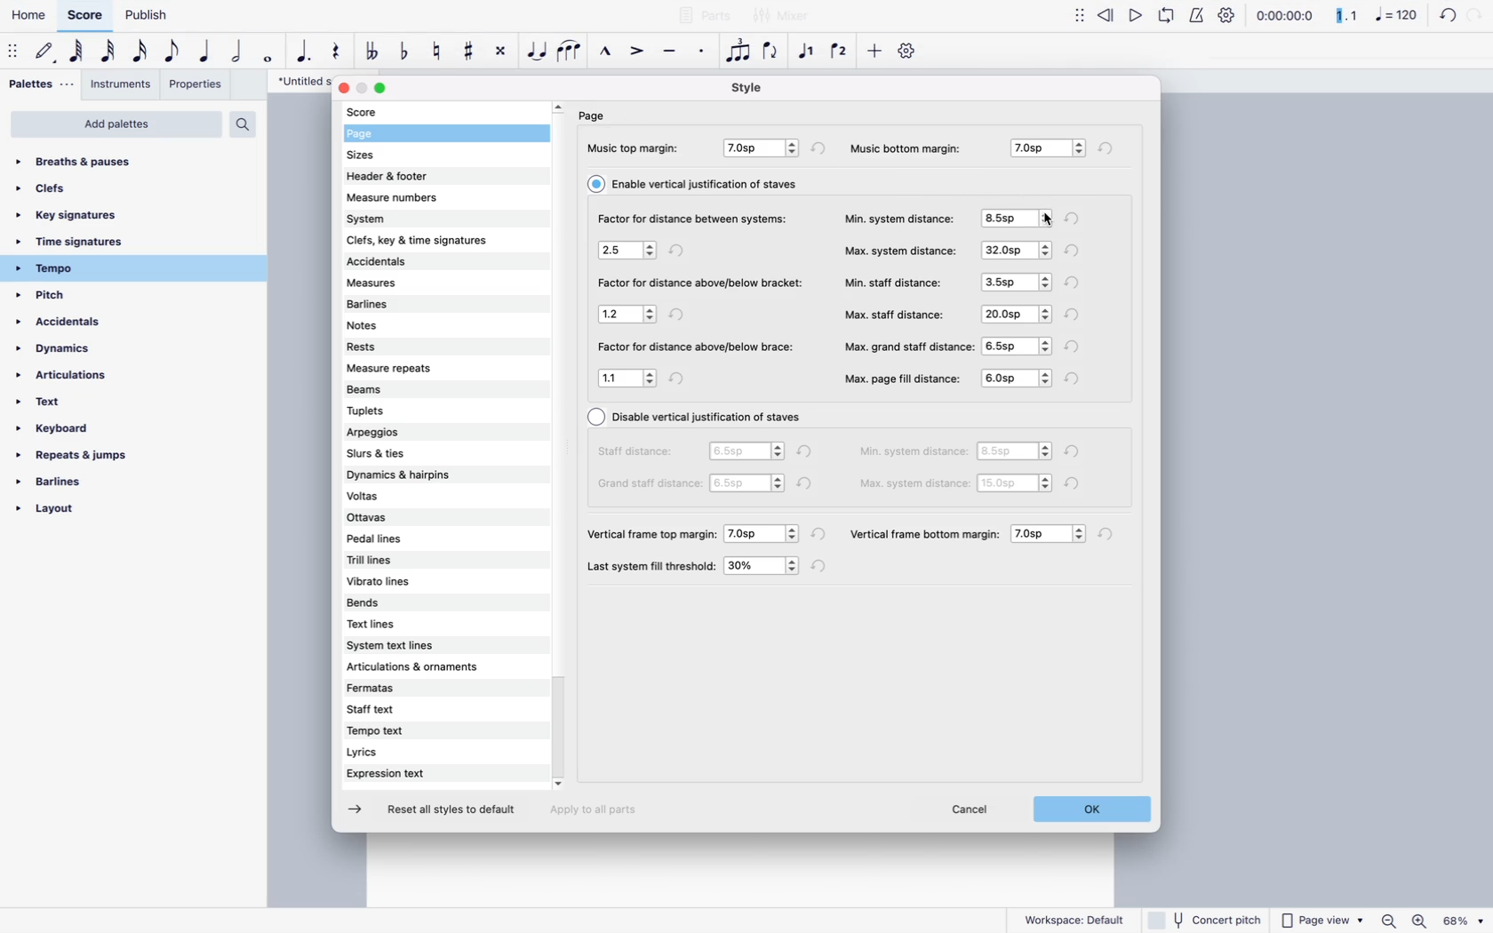  What do you see at coordinates (422, 667) in the screenshot?
I see `articulations & ornaments` at bounding box center [422, 667].